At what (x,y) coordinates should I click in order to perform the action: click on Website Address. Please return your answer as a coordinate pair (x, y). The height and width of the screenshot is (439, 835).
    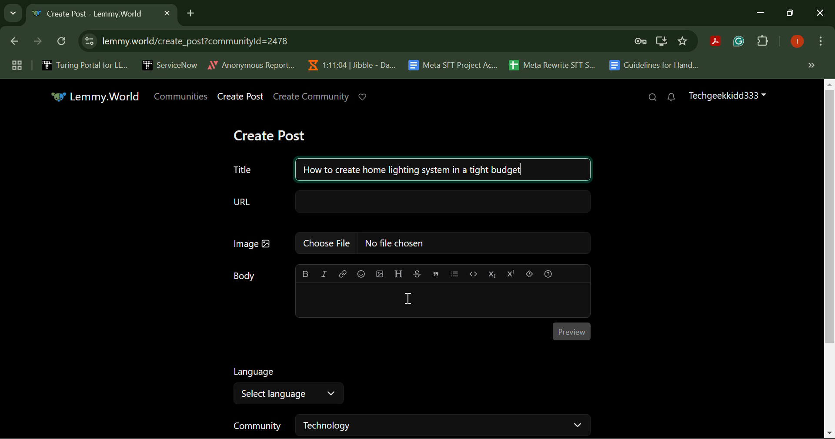
    Looking at the image, I should click on (306, 41).